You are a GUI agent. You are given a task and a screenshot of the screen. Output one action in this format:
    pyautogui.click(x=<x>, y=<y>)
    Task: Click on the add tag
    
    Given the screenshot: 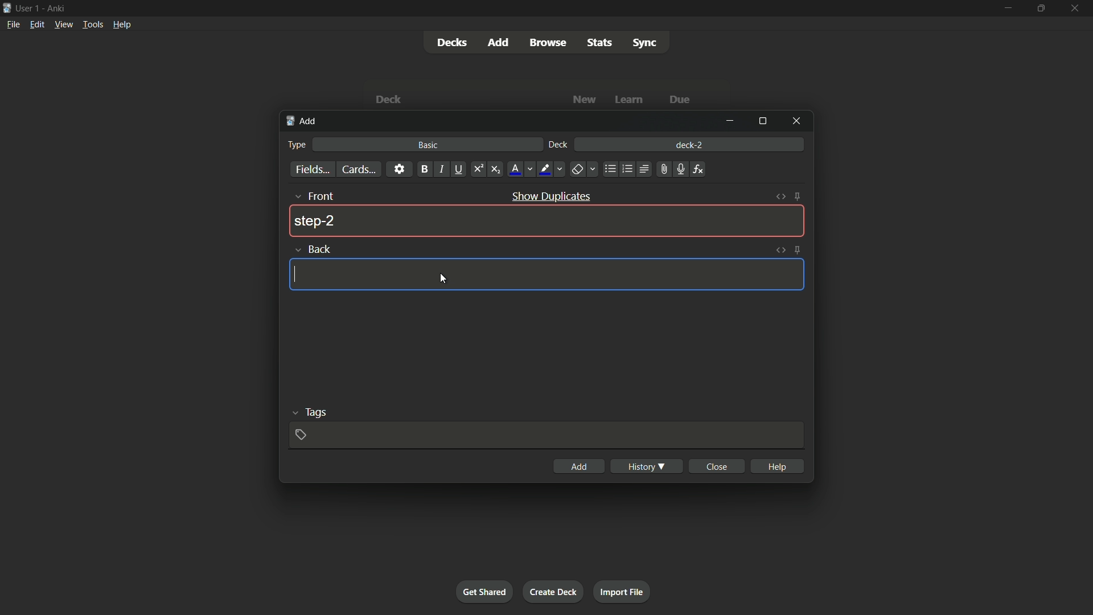 What is the action you would take?
    pyautogui.click(x=303, y=435)
    